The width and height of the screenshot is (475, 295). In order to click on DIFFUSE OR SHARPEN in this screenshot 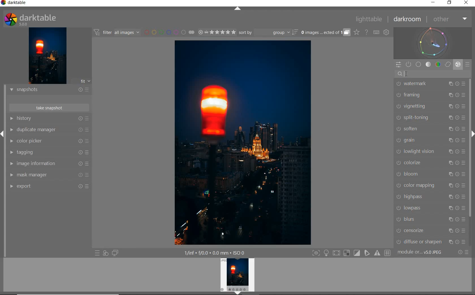, I will do `click(418, 242)`.